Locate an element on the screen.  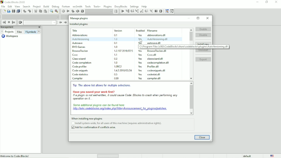
Restore down is located at coordinates (267, 2).